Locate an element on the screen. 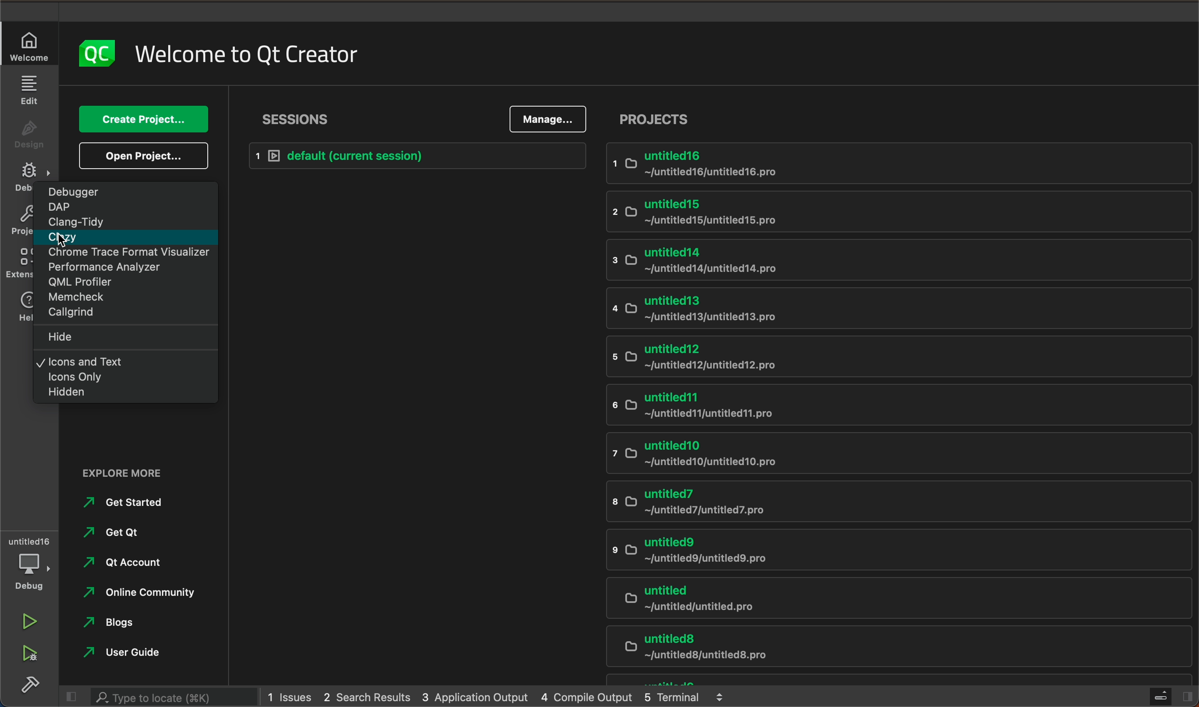 The height and width of the screenshot is (707, 1199).  is located at coordinates (24, 306).